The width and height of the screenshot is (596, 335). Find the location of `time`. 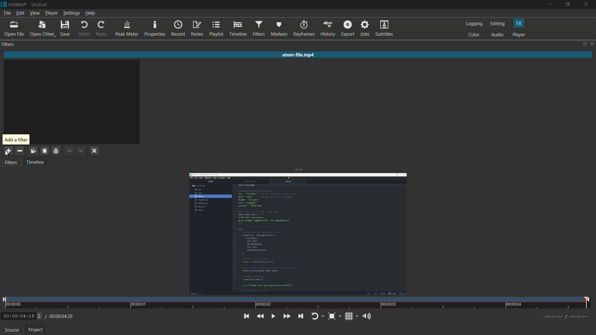

time is located at coordinates (297, 303).